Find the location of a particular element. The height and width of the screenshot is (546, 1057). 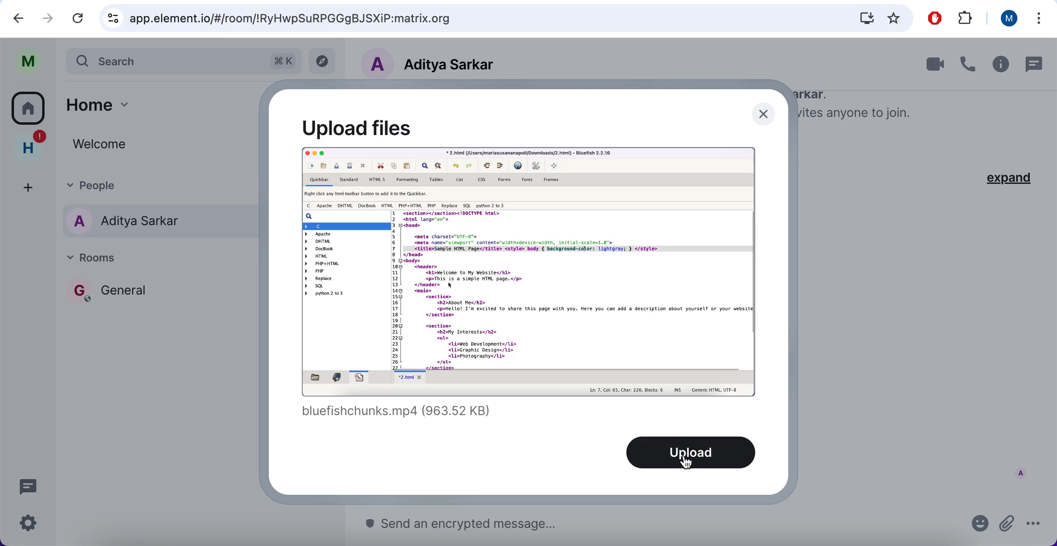

chat is located at coordinates (1033, 64).